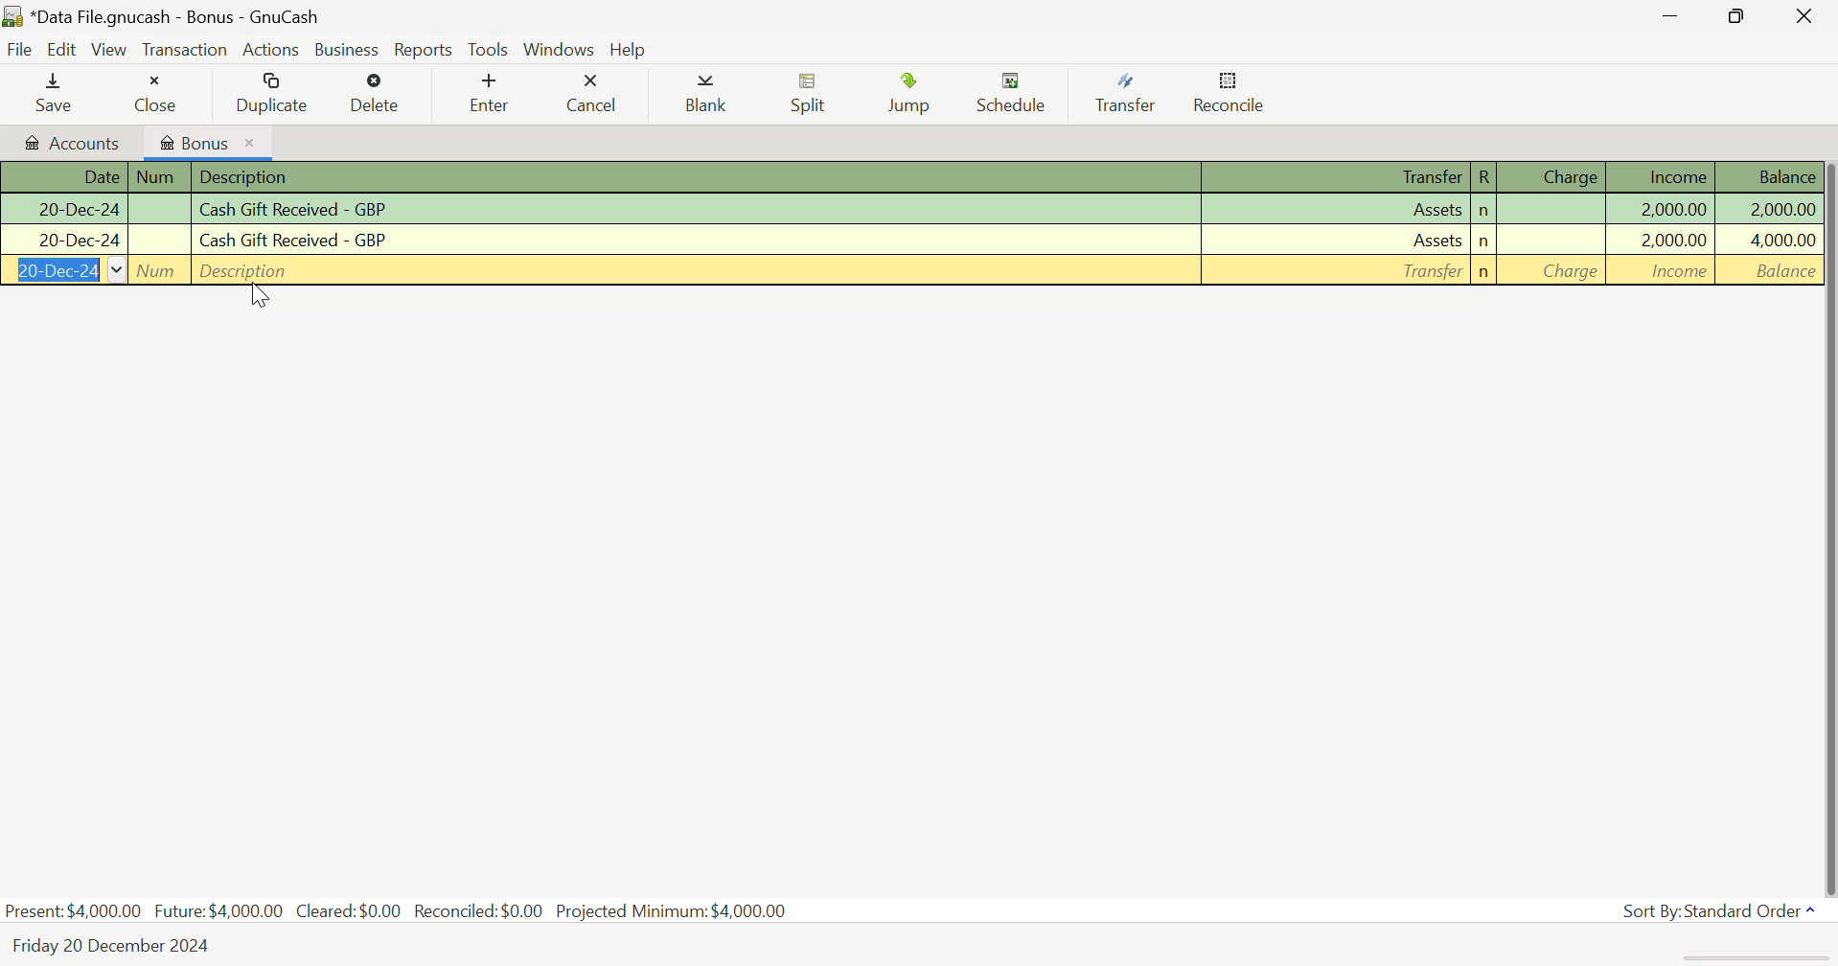 This screenshot has width=1838, height=966. I want to click on Balance, so click(1767, 176).